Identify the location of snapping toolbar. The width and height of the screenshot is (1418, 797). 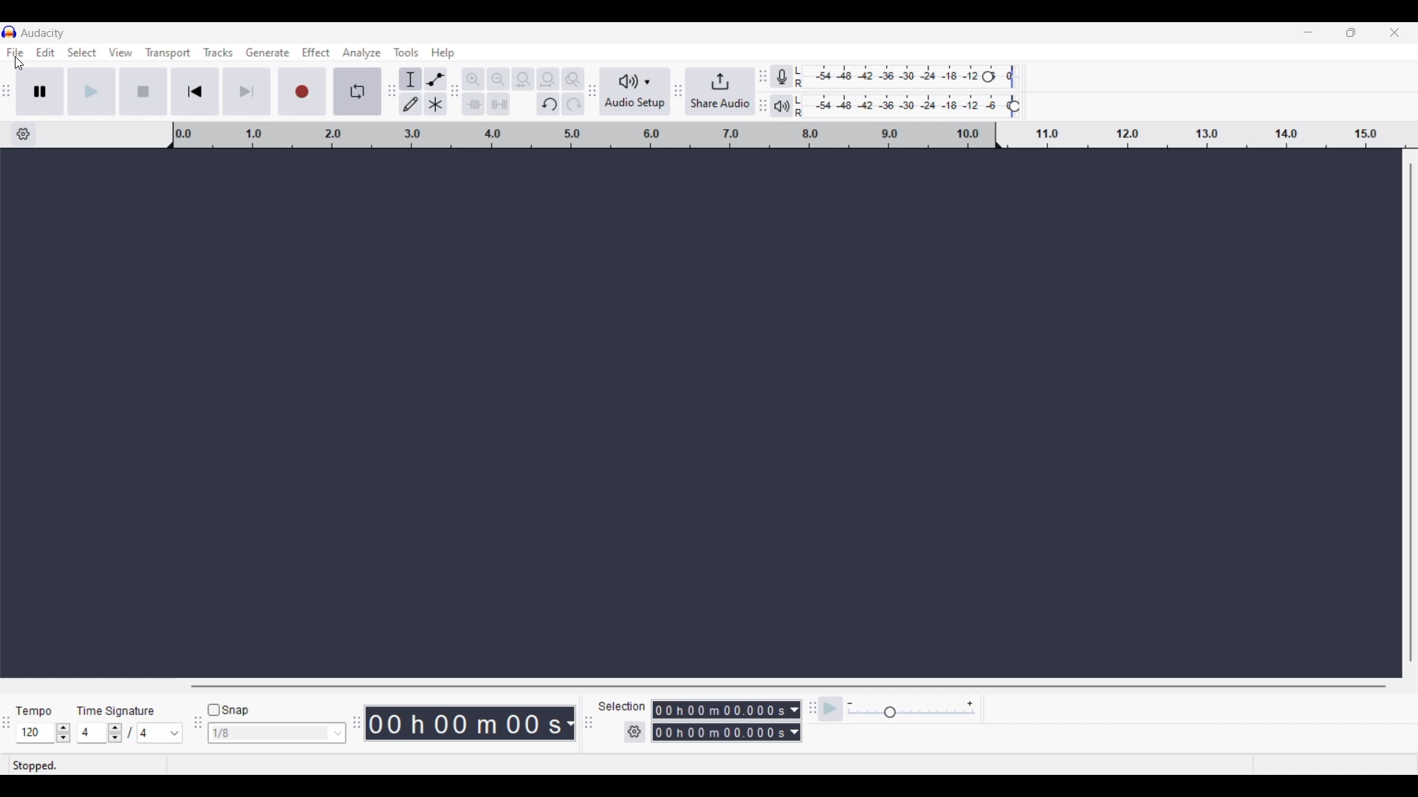
(195, 731).